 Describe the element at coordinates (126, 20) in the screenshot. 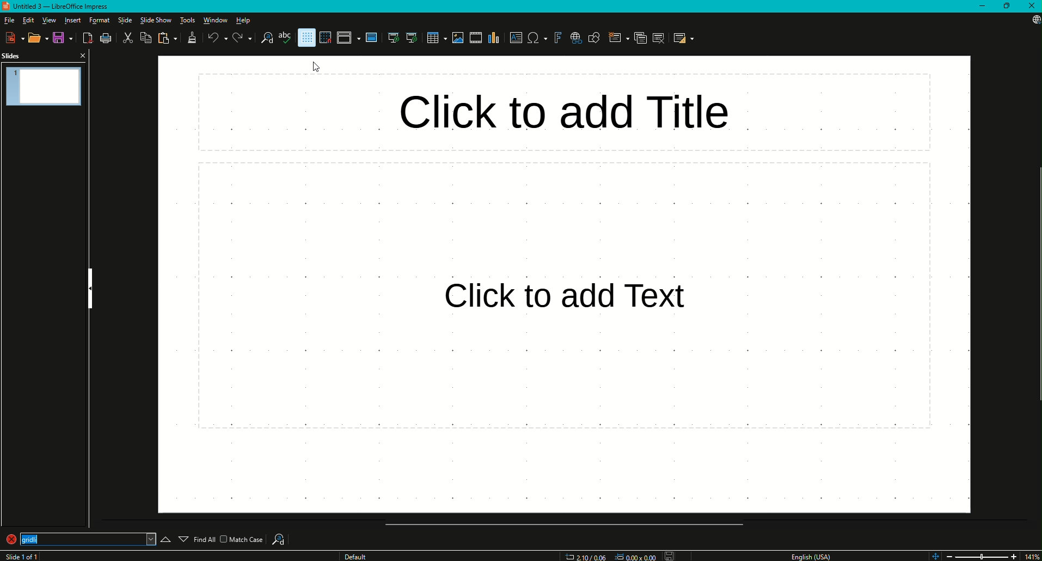

I see `Slide` at that location.